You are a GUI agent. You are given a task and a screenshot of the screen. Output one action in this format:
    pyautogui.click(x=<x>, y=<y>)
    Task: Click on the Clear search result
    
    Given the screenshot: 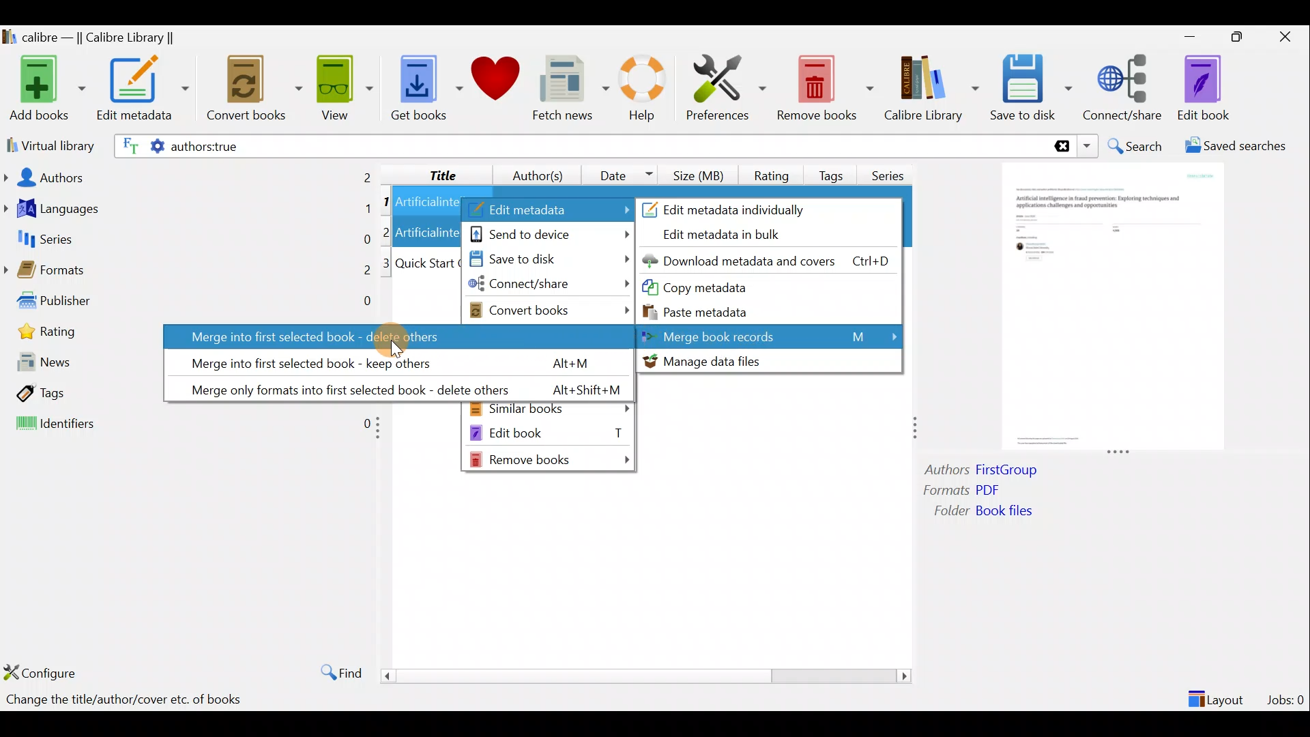 What is the action you would take?
    pyautogui.click(x=1060, y=147)
    